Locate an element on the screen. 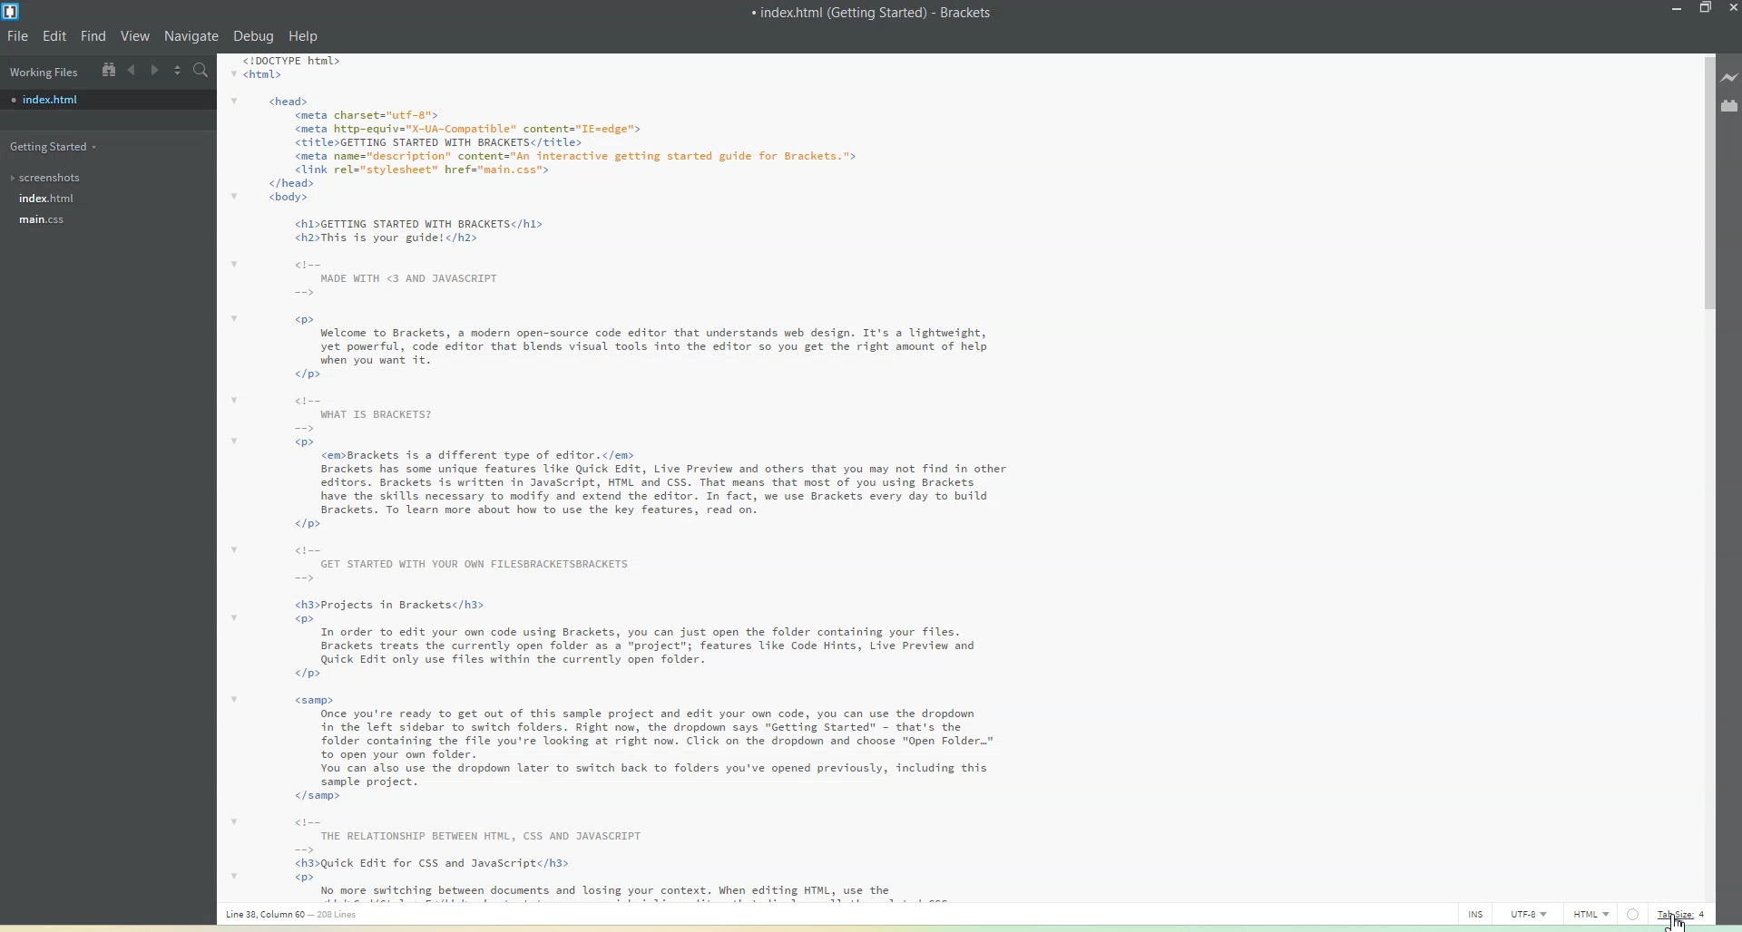  Getting Started is located at coordinates (55, 147).